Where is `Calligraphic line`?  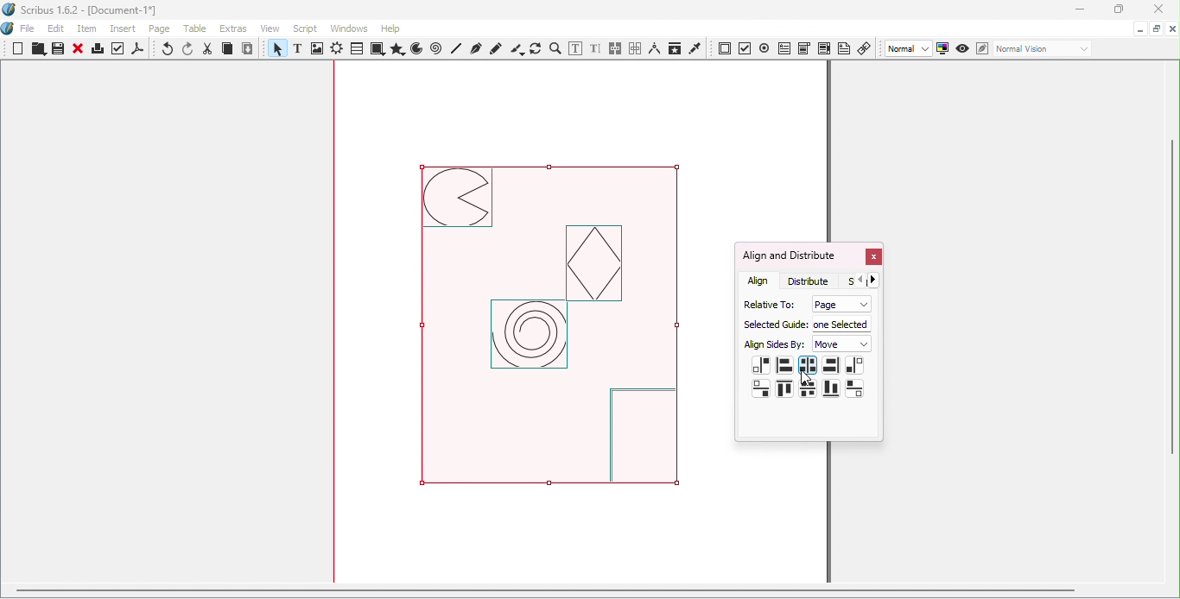
Calligraphic line is located at coordinates (517, 49).